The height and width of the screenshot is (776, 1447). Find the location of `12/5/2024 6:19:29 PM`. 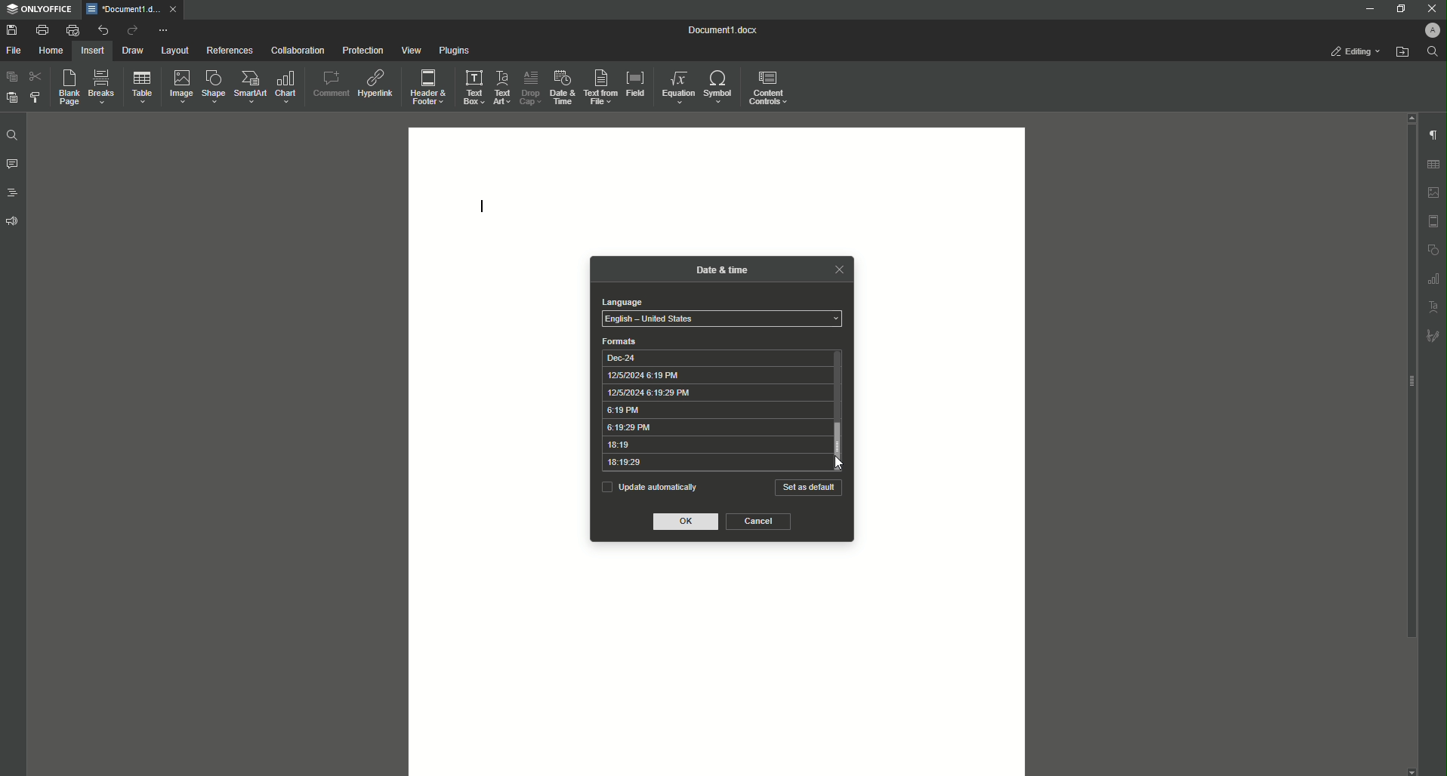

12/5/2024 6:19:29 PM is located at coordinates (715, 393).